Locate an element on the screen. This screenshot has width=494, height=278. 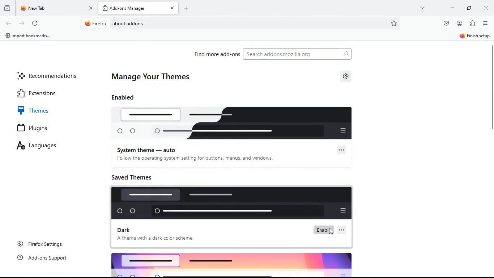
maximize is located at coordinates (468, 9).